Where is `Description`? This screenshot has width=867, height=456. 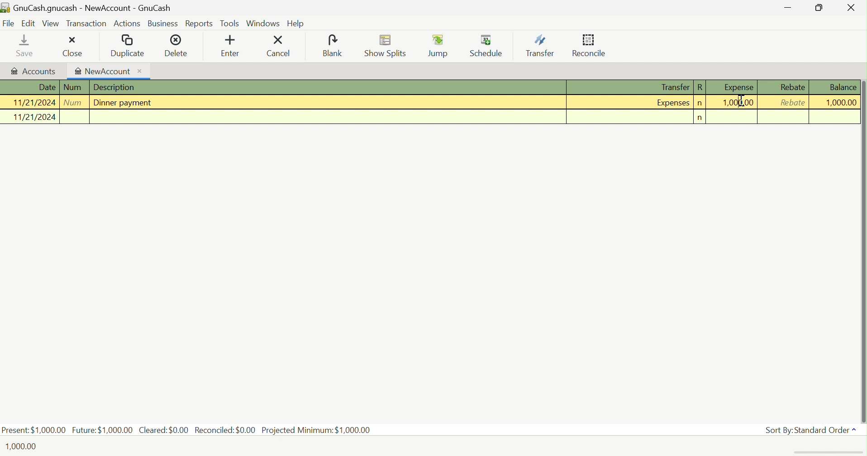 Description is located at coordinates (116, 87).